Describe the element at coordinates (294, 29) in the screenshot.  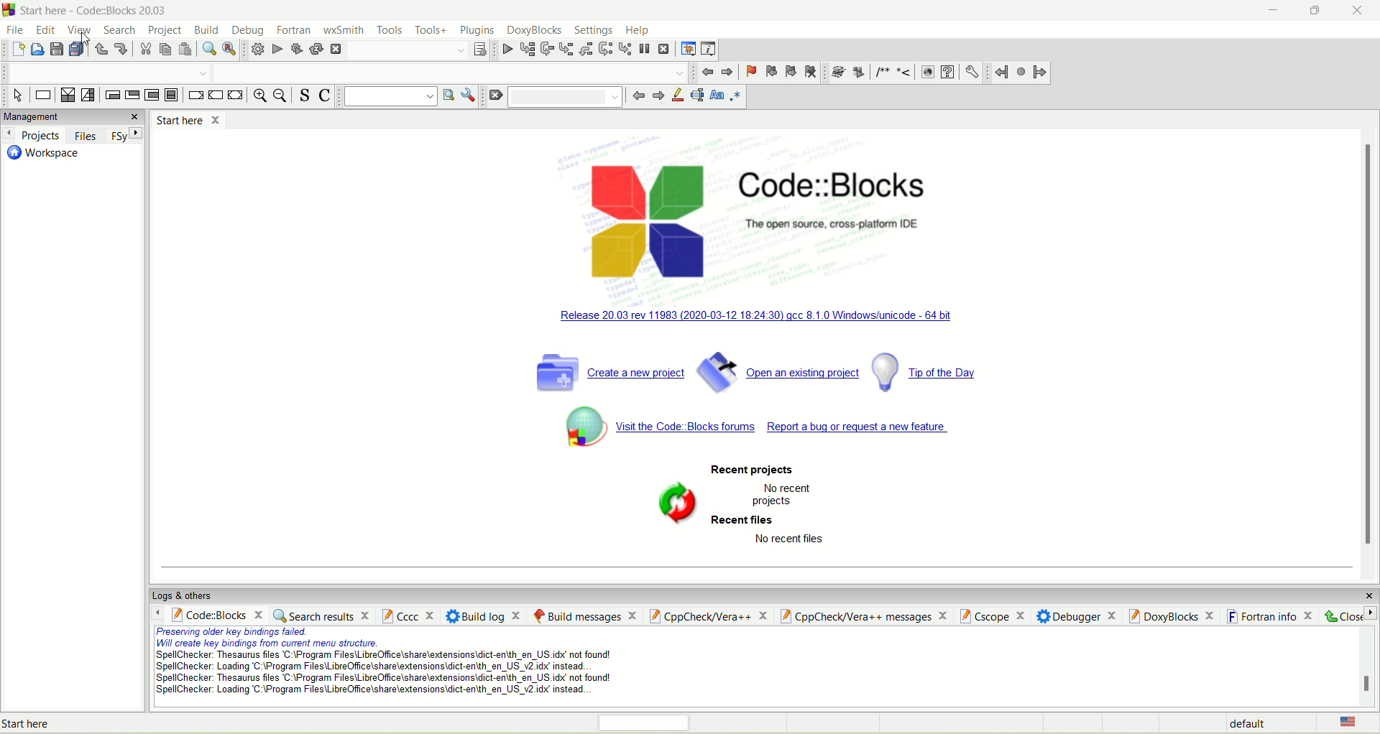
I see `Fortan` at that location.